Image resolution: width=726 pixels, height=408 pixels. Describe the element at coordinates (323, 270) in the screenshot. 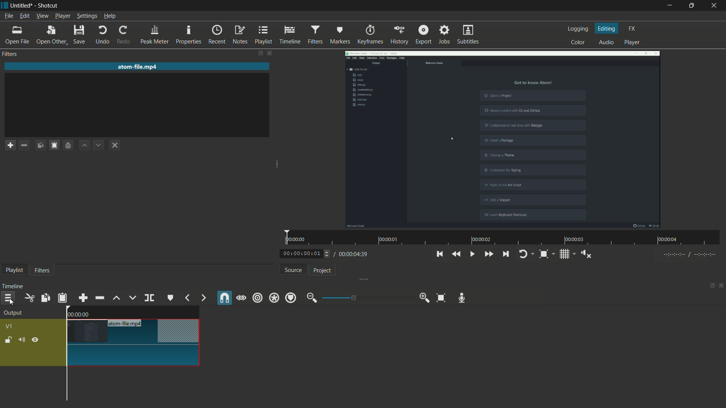

I see `project` at that location.